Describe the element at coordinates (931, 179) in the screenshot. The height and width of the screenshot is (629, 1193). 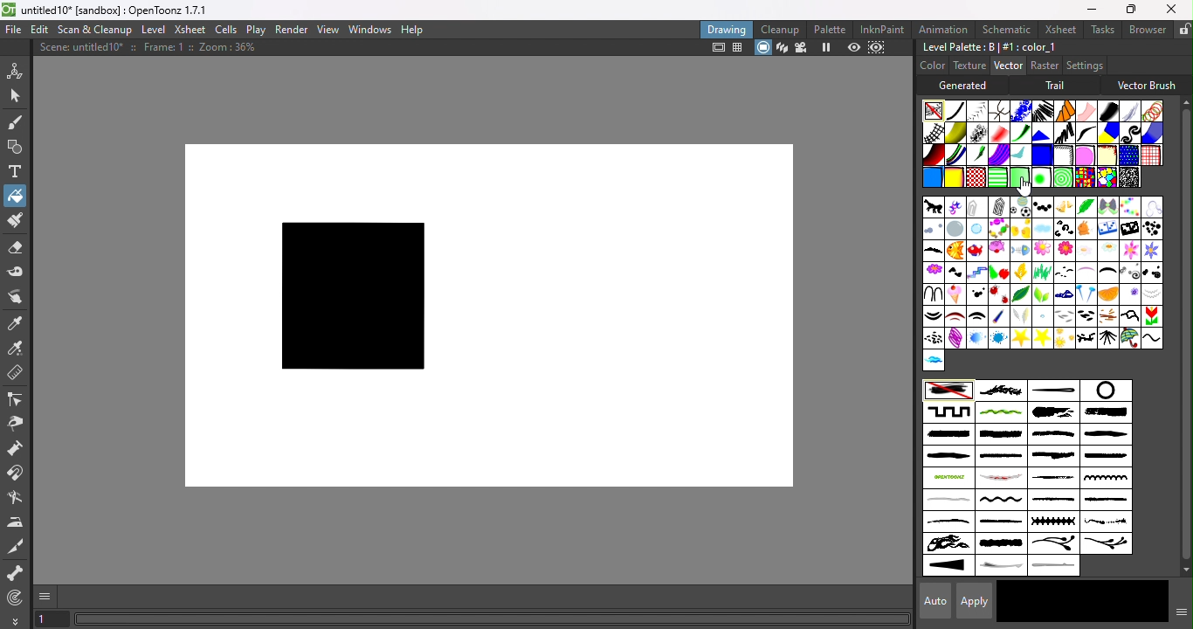
I see `Irregular` at that location.